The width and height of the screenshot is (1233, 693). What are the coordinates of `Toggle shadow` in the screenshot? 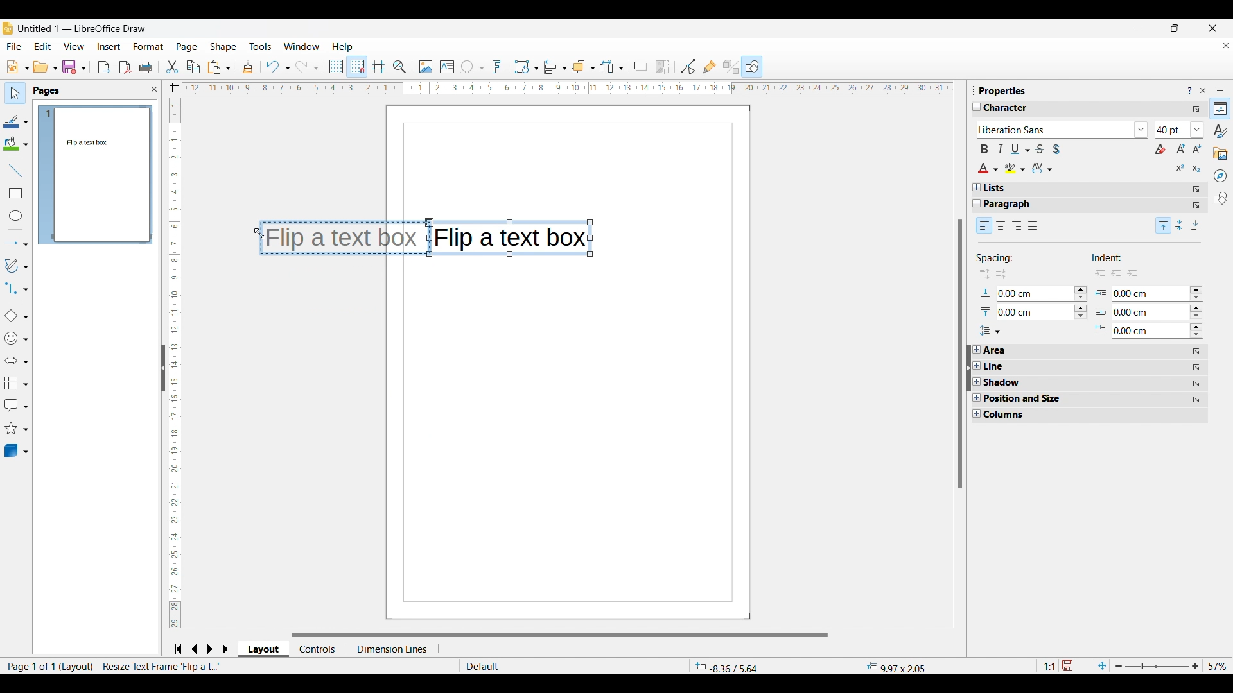 It's located at (1056, 149).